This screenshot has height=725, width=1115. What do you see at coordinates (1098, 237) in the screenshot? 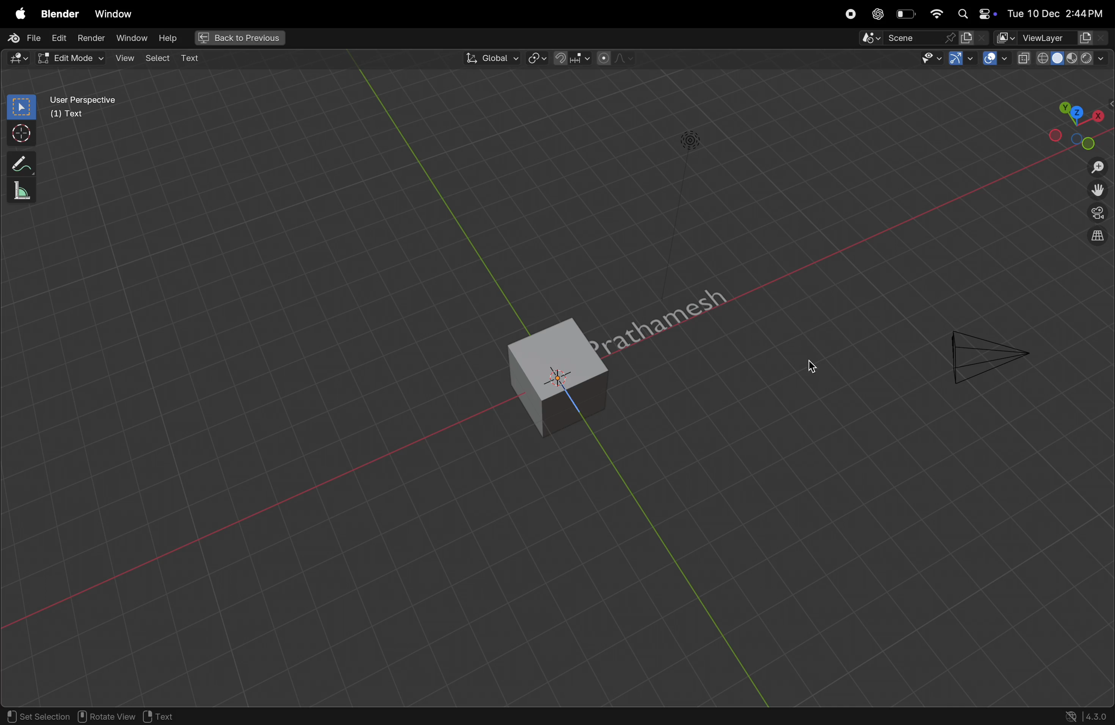
I see `orthographic view` at bounding box center [1098, 237].